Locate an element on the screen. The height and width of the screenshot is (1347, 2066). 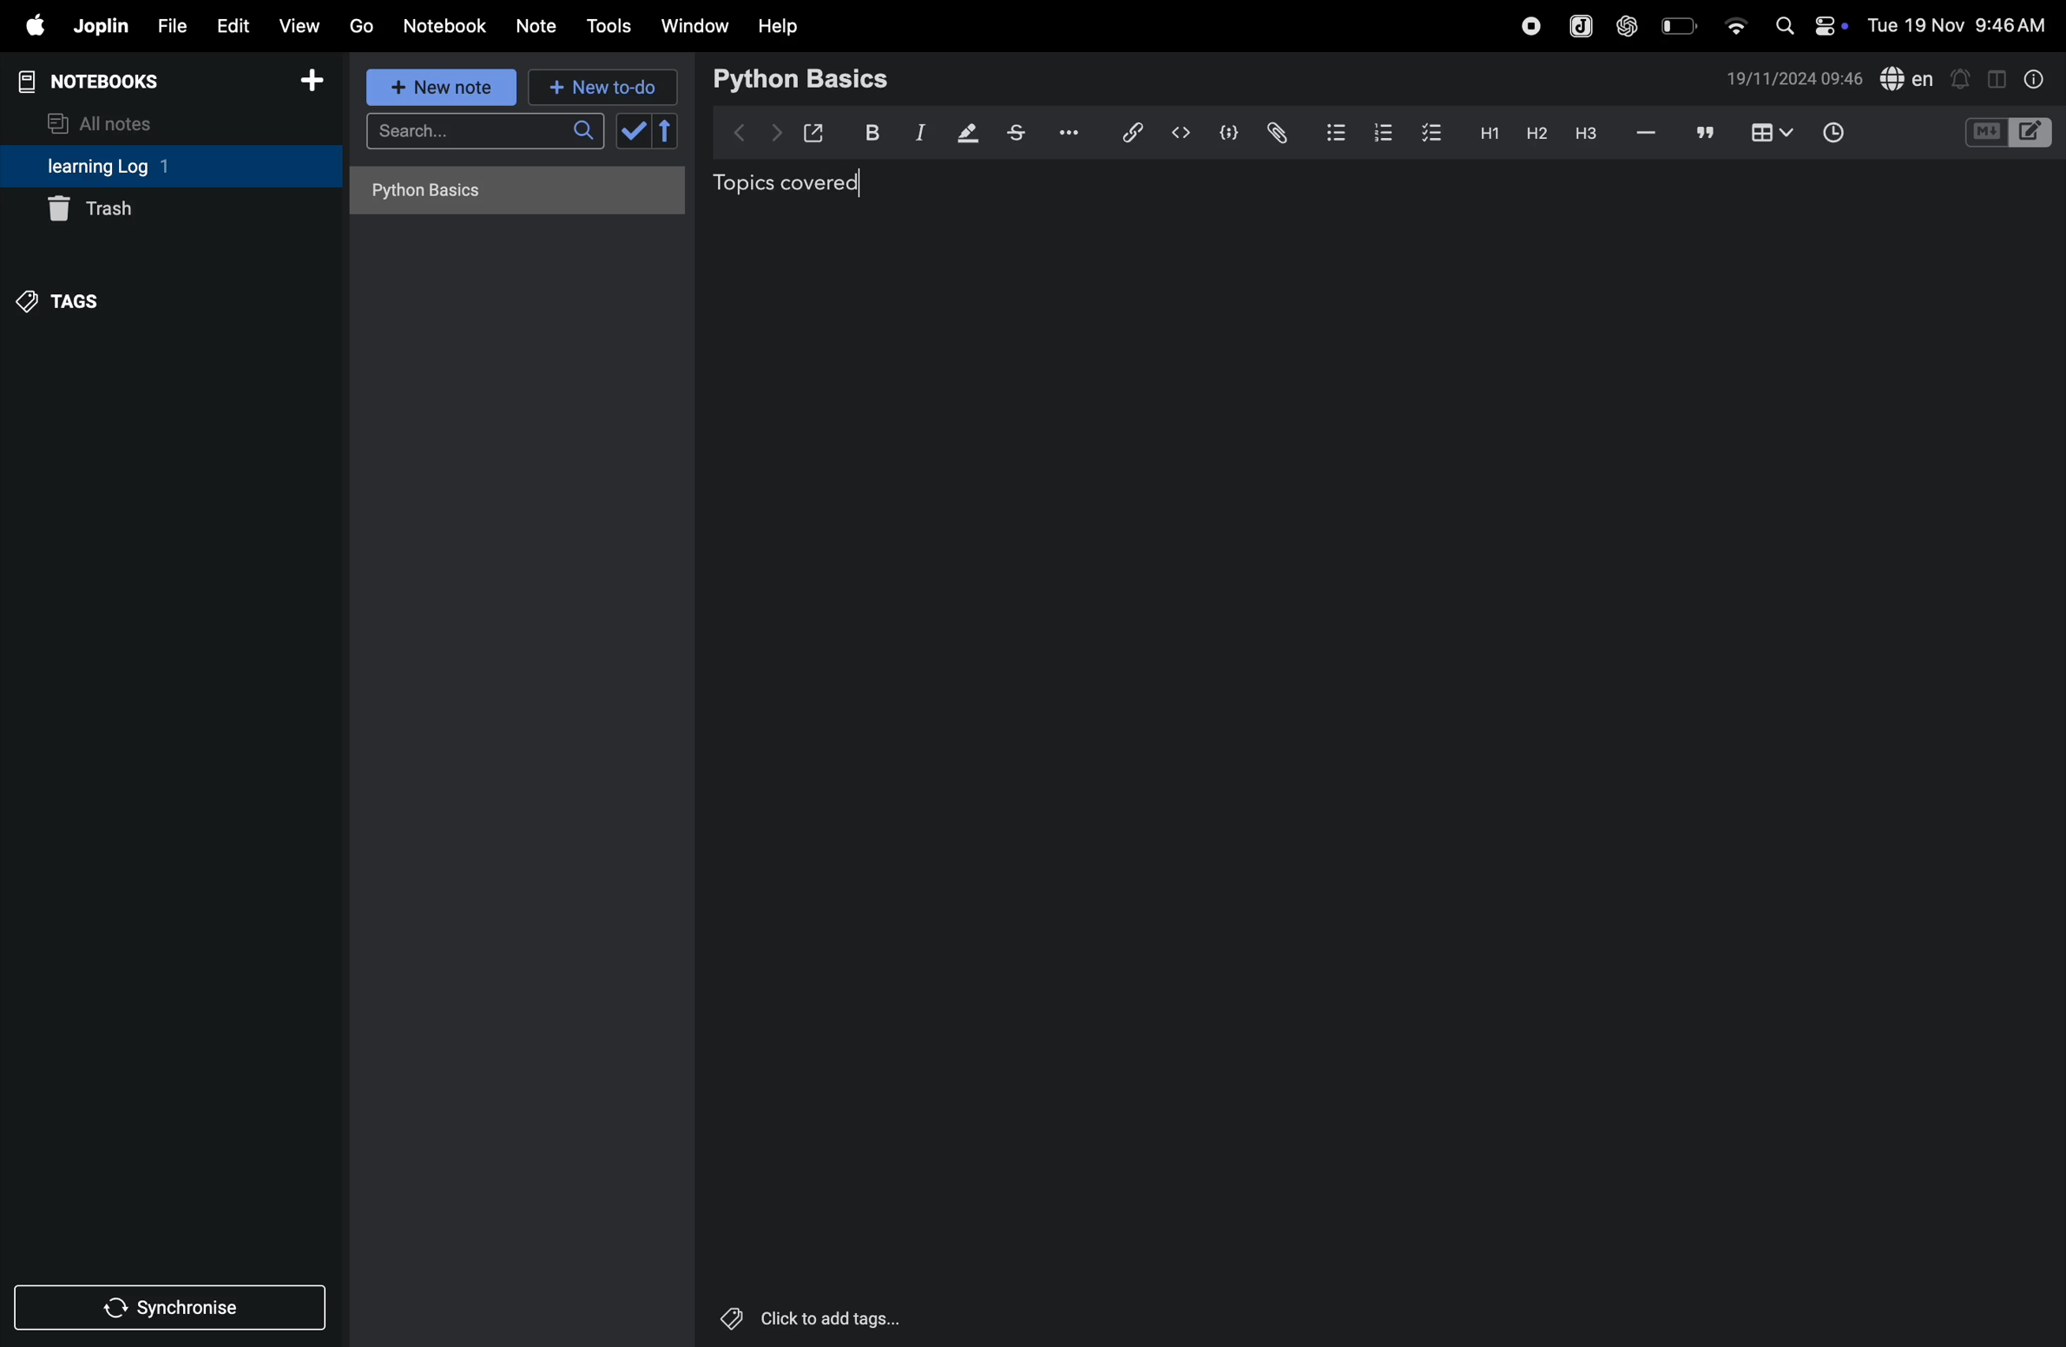
file is located at coordinates (168, 27).